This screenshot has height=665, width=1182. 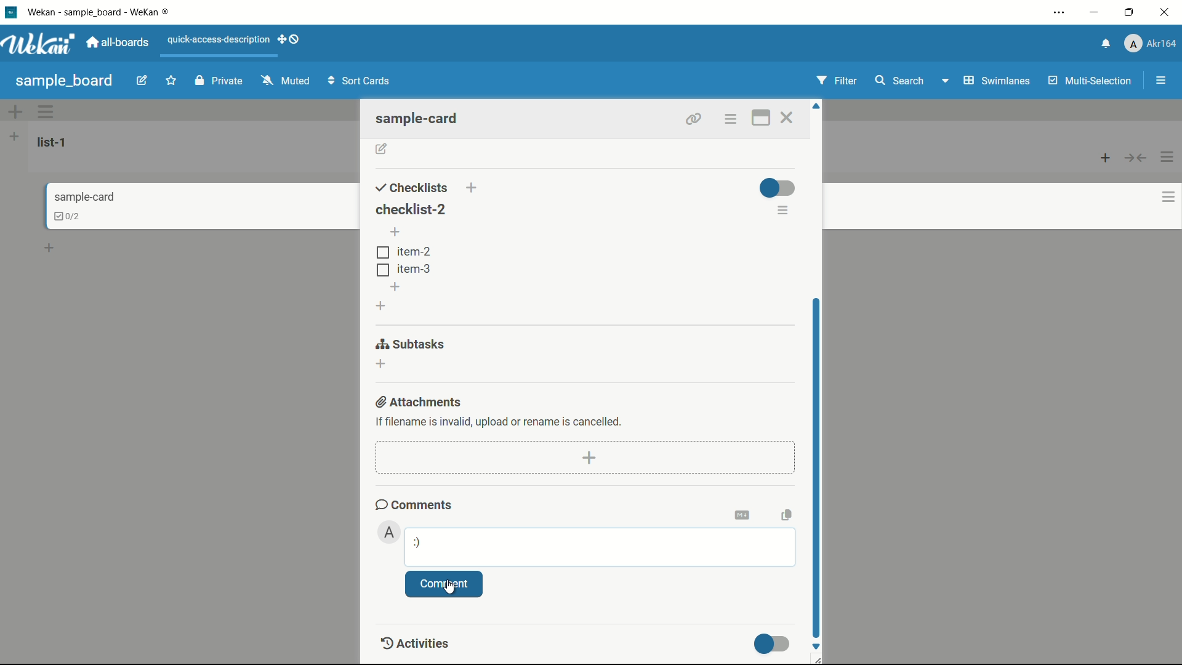 What do you see at coordinates (1096, 12) in the screenshot?
I see `minimize` at bounding box center [1096, 12].